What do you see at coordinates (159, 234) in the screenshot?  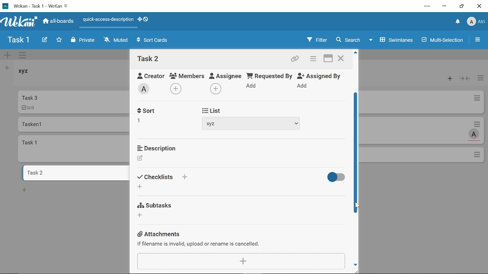 I see `Attachments` at bounding box center [159, 234].